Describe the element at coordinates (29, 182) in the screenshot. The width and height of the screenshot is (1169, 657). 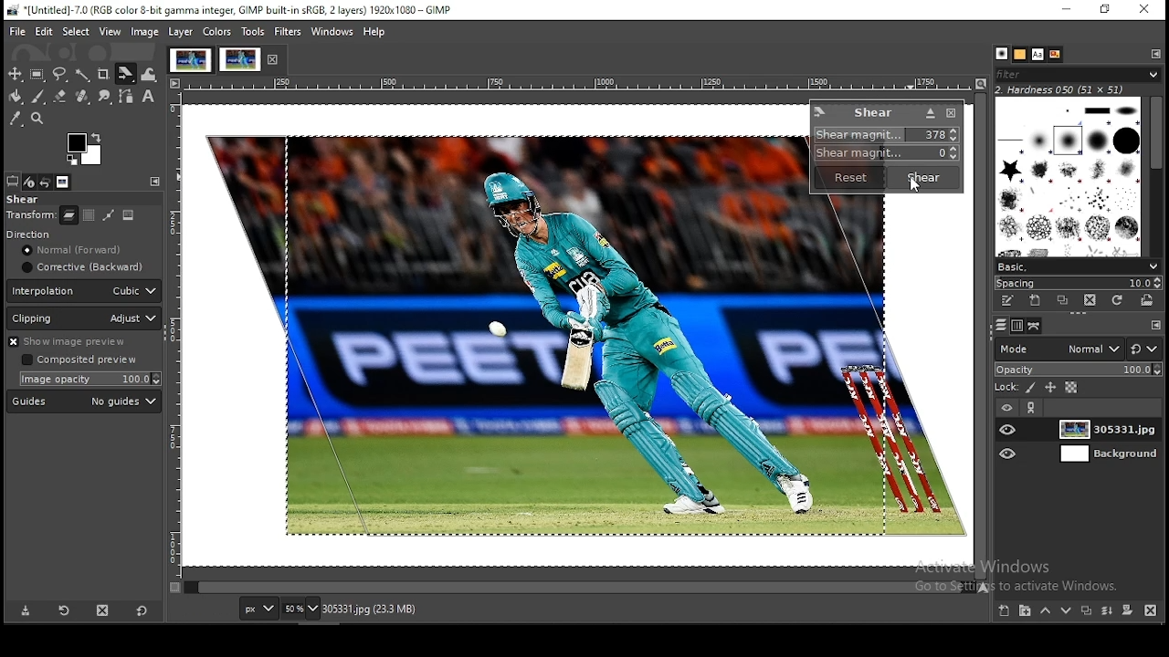
I see `device status` at that location.